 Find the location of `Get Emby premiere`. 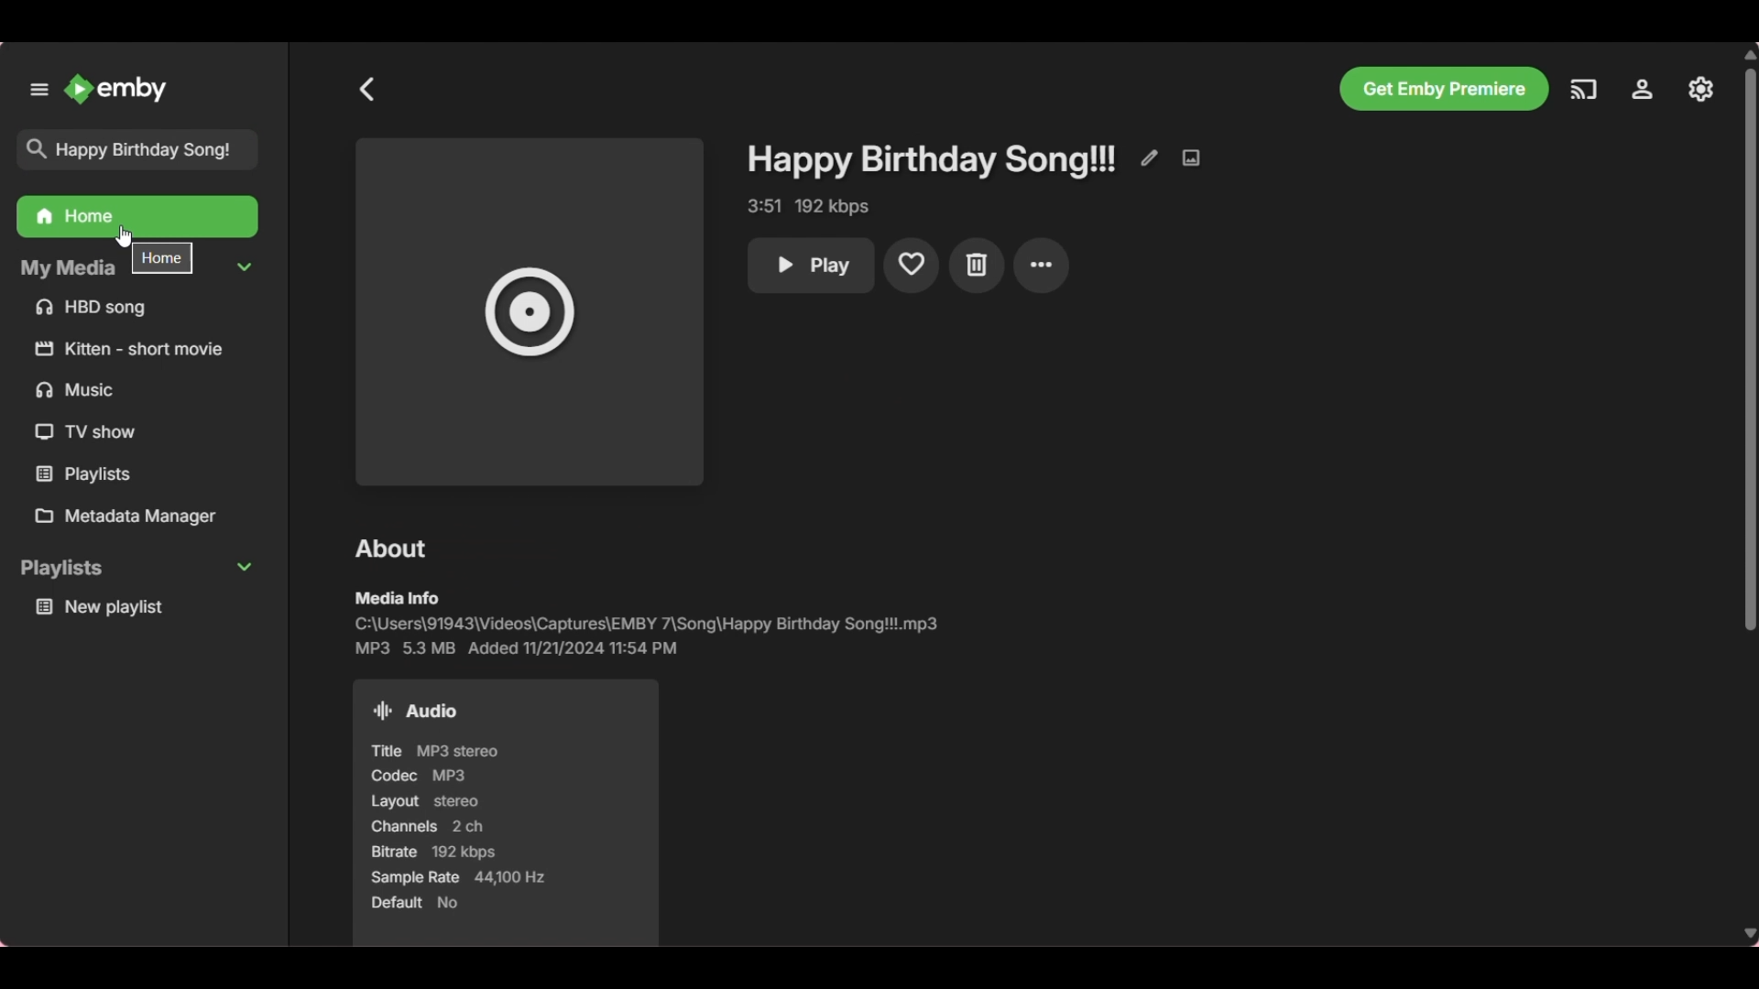

Get Emby premiere is located at coordinates (1444, 89).